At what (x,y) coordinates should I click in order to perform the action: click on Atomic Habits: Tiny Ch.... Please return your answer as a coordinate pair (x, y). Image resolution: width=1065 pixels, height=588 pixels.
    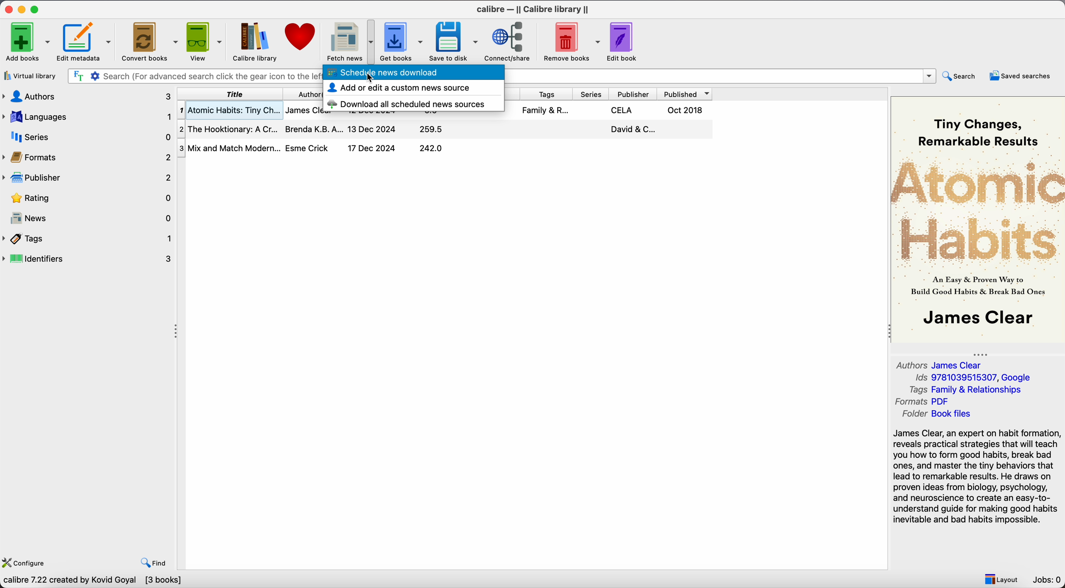
    Looking at the image, I should click on (229, 111).